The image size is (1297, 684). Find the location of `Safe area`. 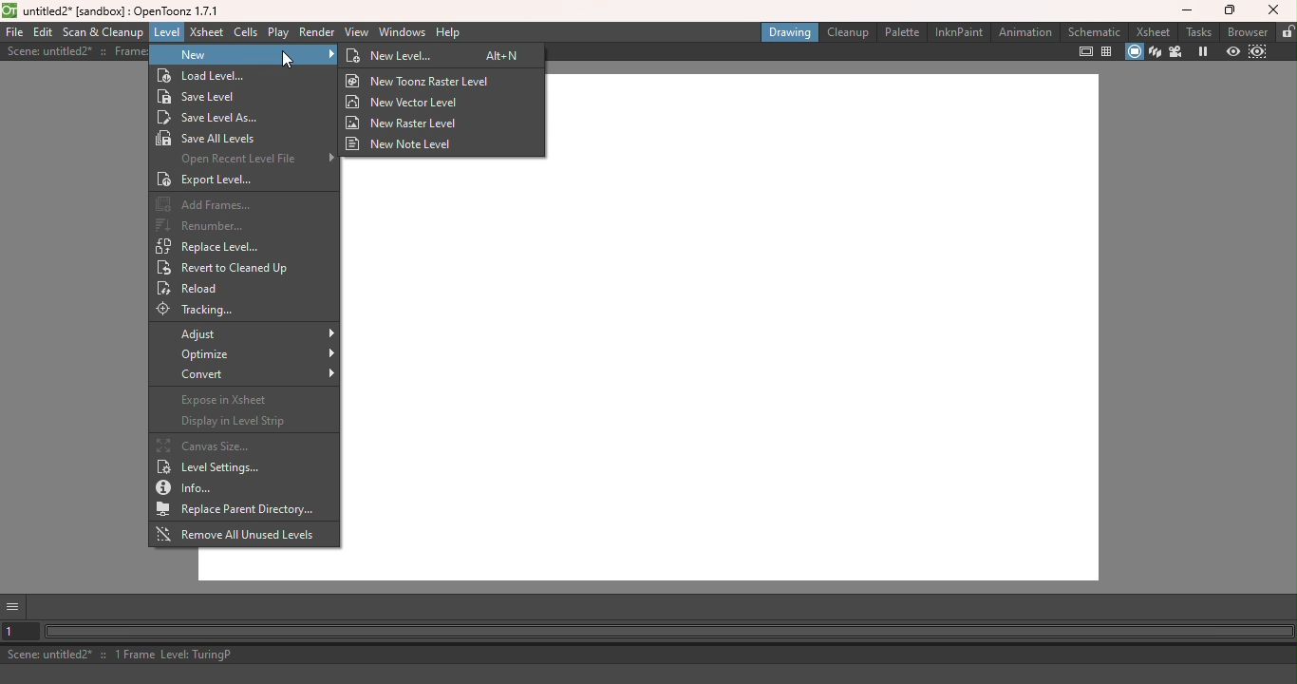

Safe area is located at coordinates (1084, 51).